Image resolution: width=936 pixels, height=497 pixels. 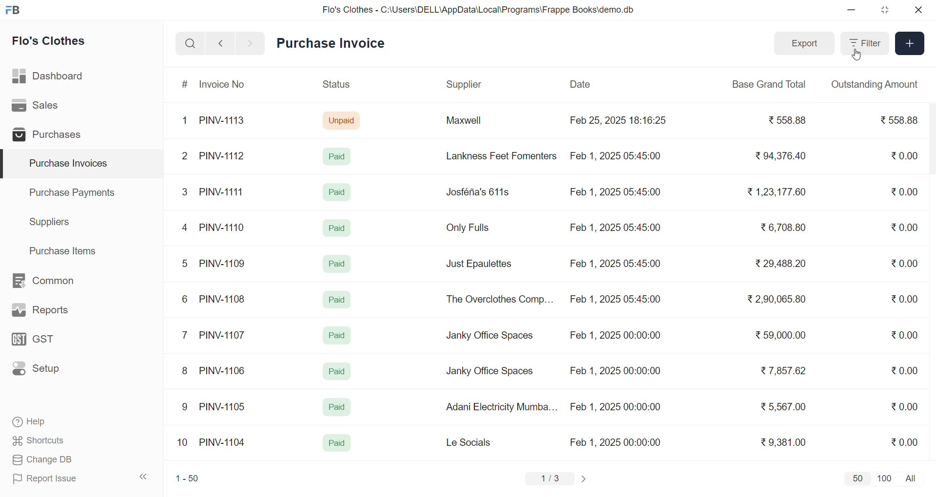 What do you see at coordinates (187, 228) in the screenshot?
I see `4` at bounding box center [187, 228].